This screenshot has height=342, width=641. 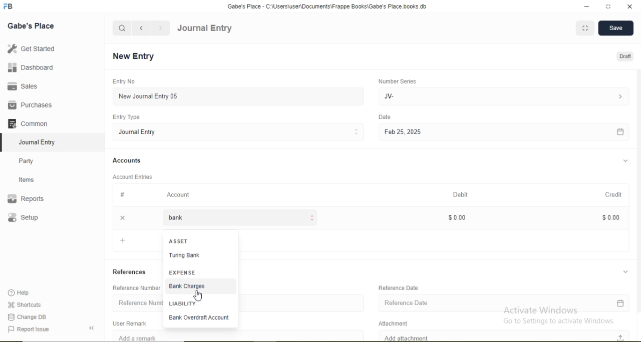 What do you see at coordinates (618, 161) in the screenshot?
I see `collapse/expand` at bounding box center [618, 161].